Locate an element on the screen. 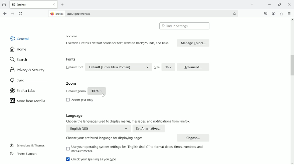 The width and height of the screenshot is (294, 165). Language is located at coordinates (74, 116).